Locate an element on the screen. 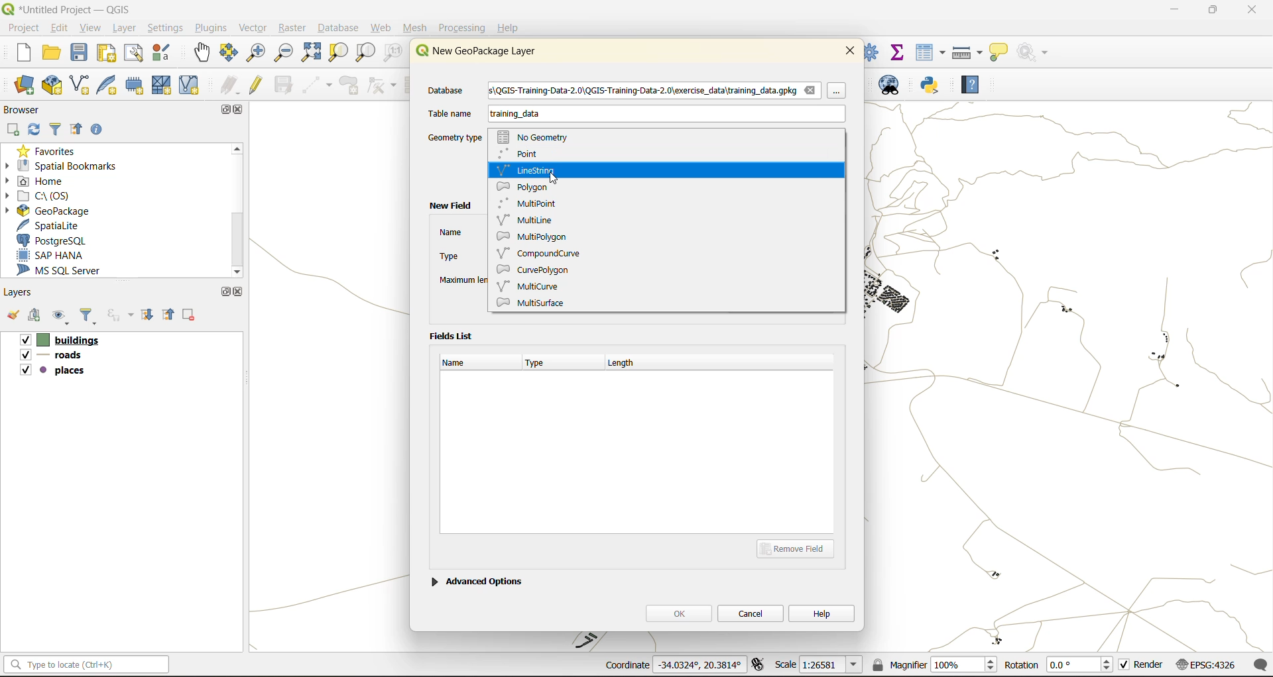 The width and height of the screenshot is (1273, 677). enable properties is located at coordinates (100, 129).